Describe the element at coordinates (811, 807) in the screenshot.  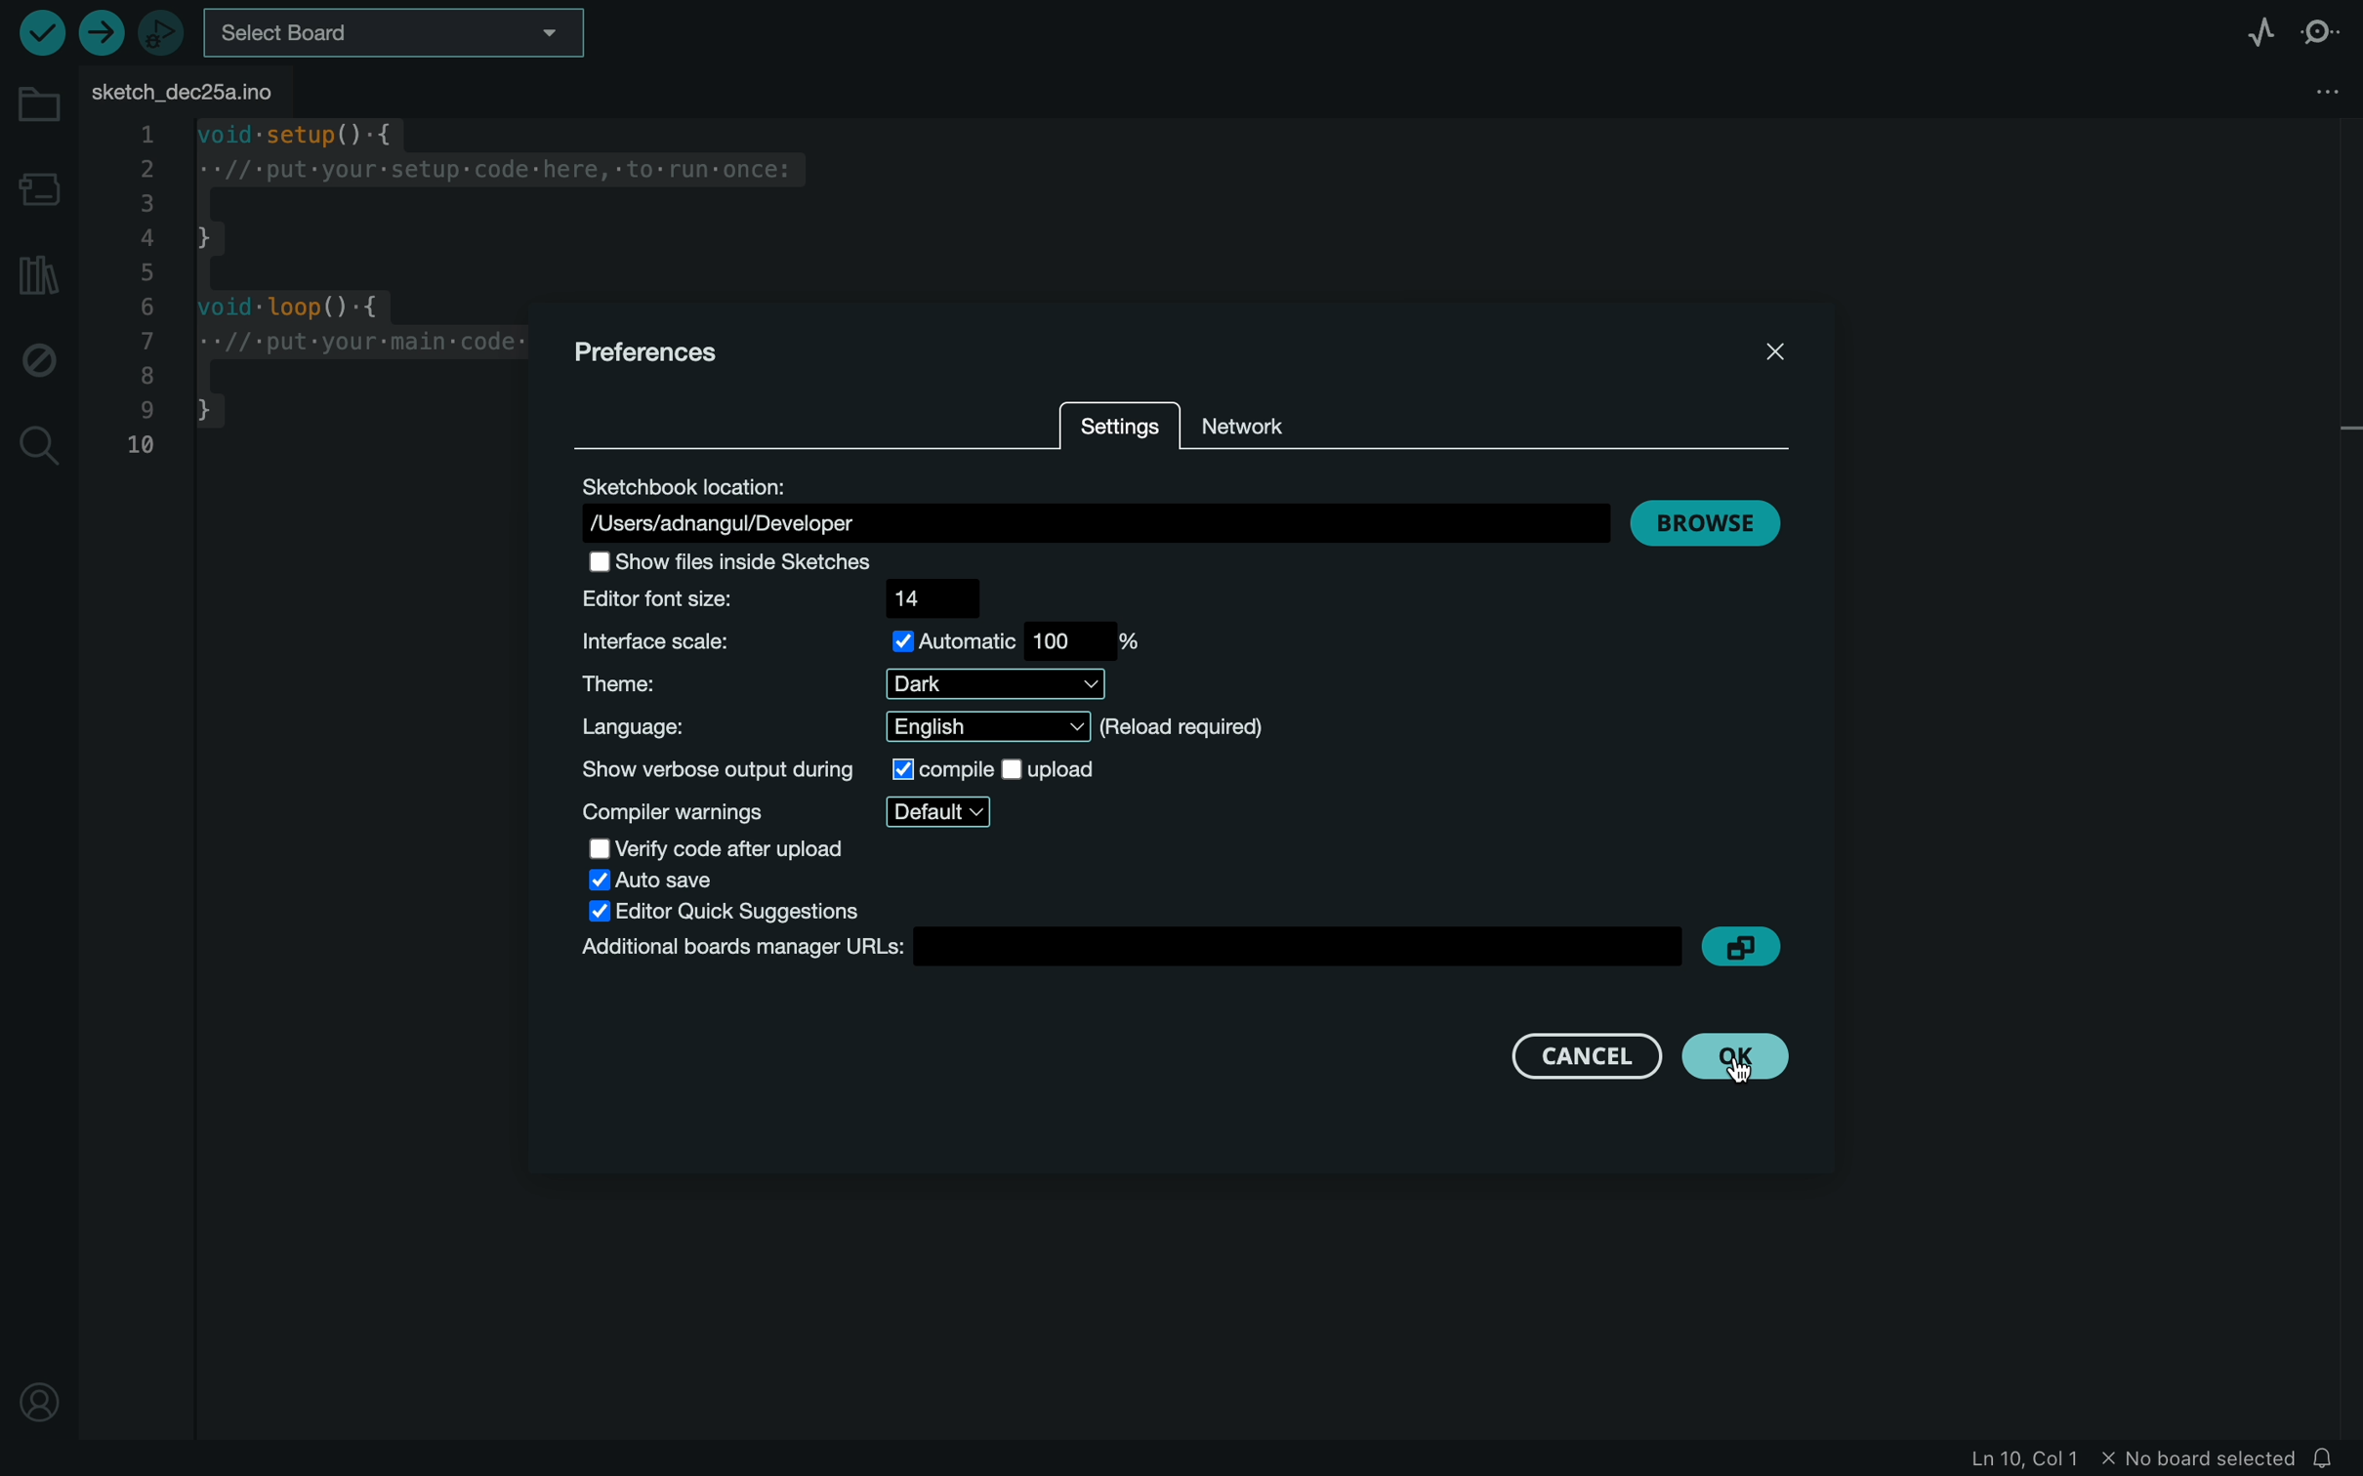
I see `compiler` at that location.